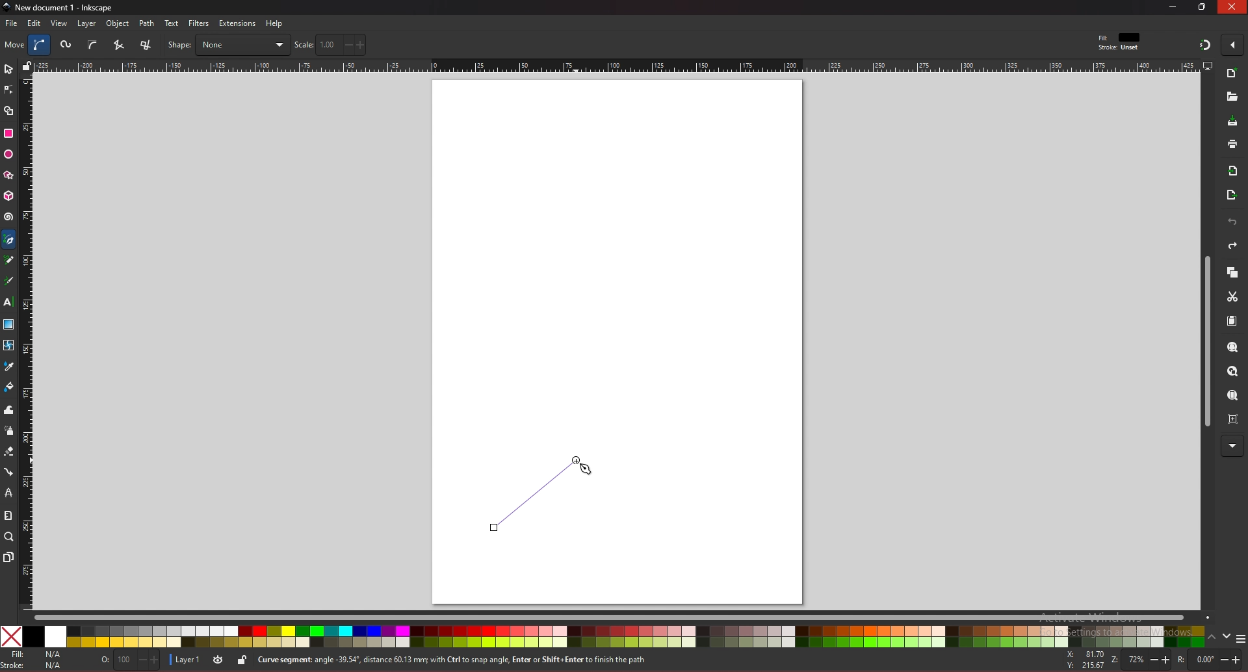 The height and width of the screenshot is (672, 1248). Describe the element at coordinates (1232, 222) in the screenshot. I see `undo` at that location.